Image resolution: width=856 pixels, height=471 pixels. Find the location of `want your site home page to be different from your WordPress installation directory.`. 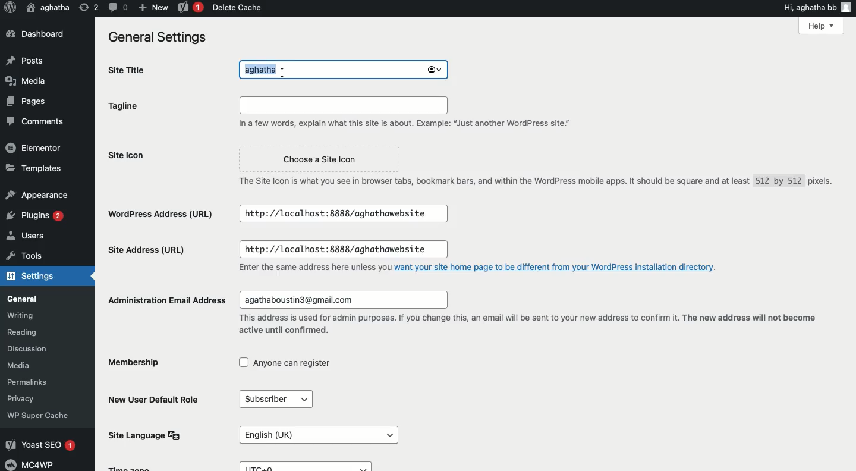

want your site home page to be different from your WordPress installation directory. is located at coordinates (559, 268).